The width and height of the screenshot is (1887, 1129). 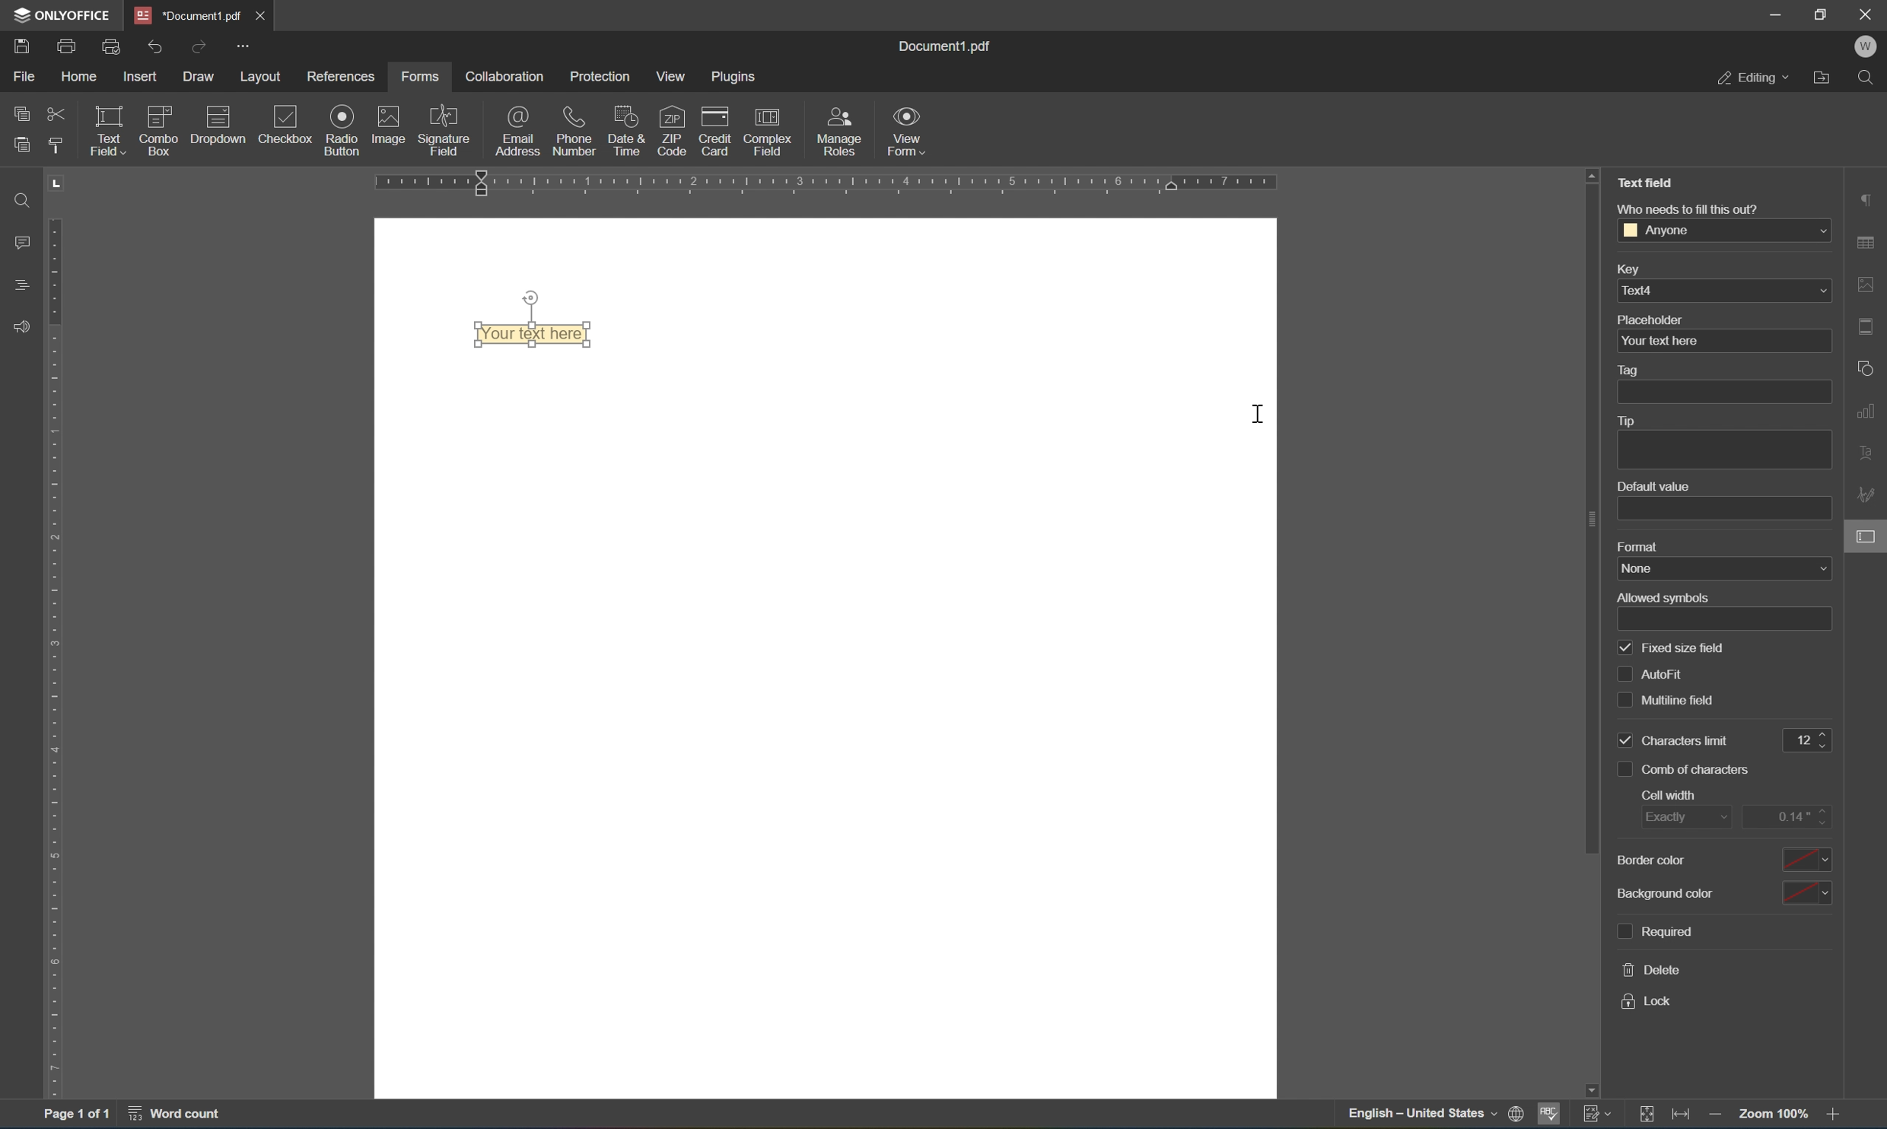 I want to click on set document language, so click(x=1513, y=1115).